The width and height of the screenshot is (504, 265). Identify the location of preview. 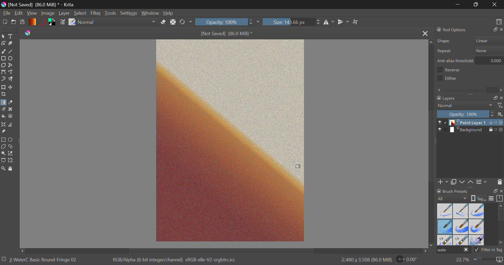
(439, 130).